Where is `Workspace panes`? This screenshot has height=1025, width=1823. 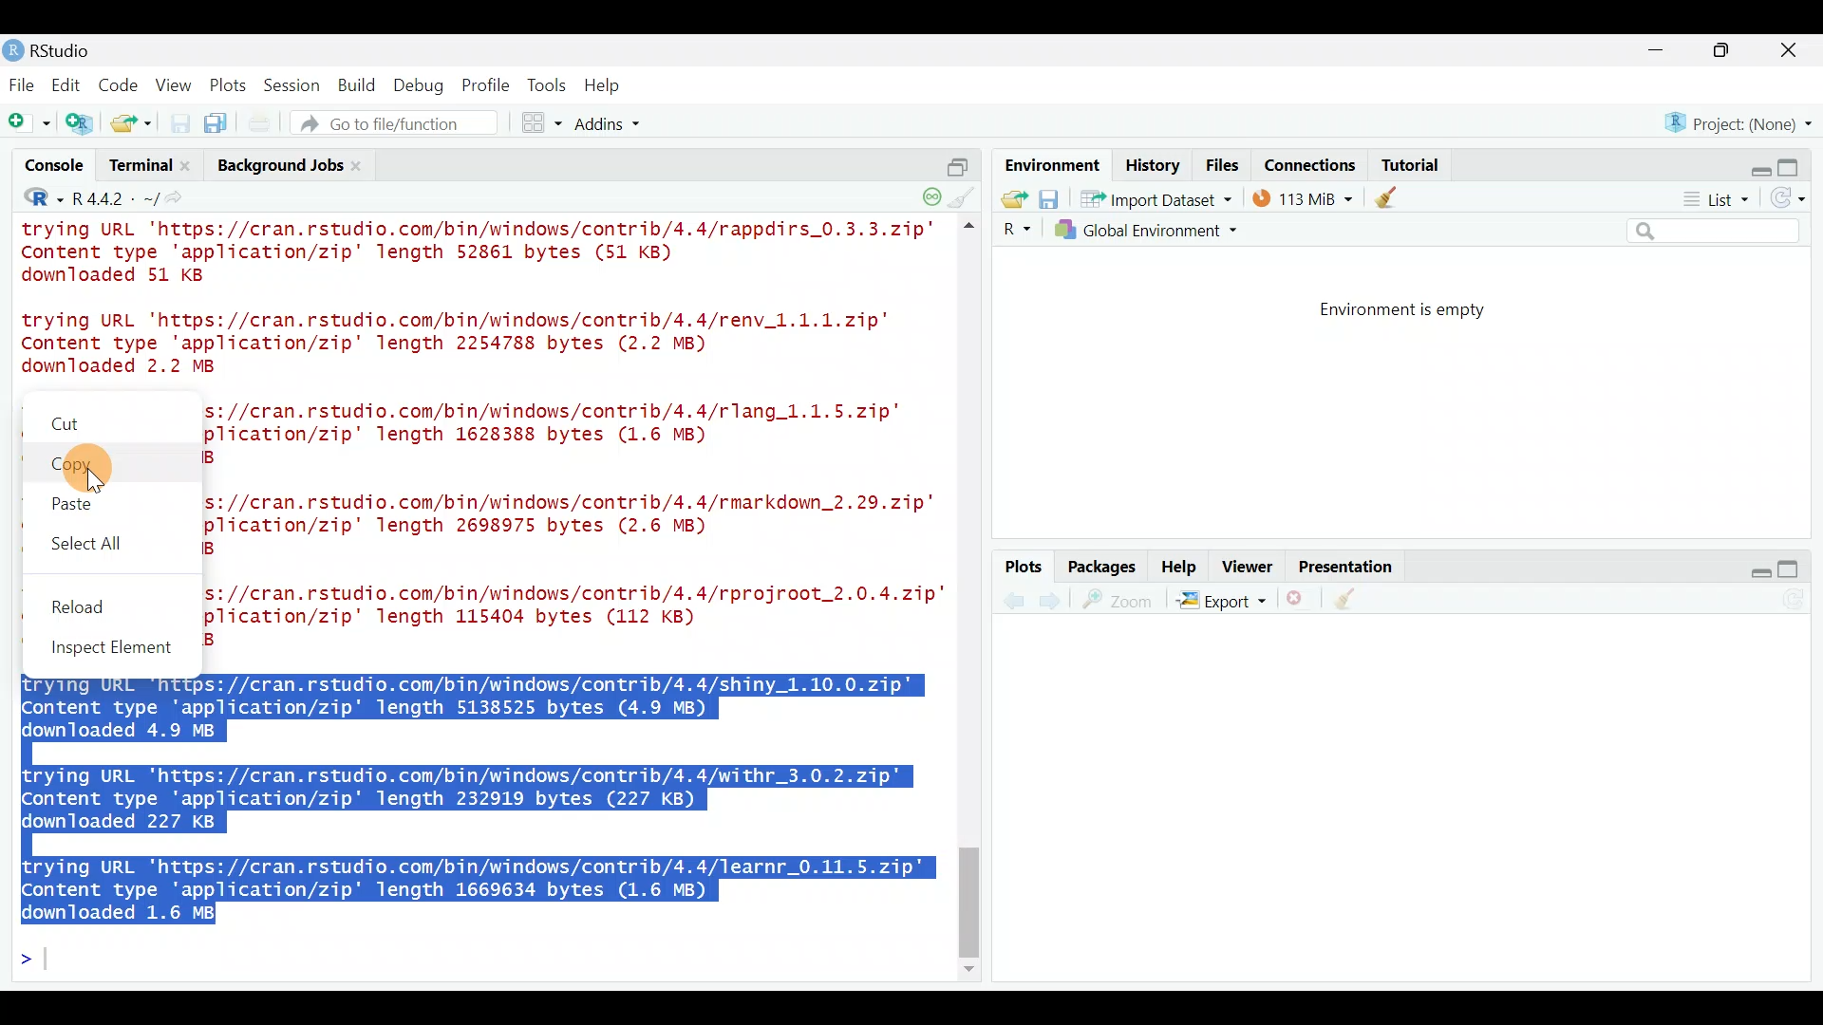
Workspace panes is located at coordinates (543, 123).